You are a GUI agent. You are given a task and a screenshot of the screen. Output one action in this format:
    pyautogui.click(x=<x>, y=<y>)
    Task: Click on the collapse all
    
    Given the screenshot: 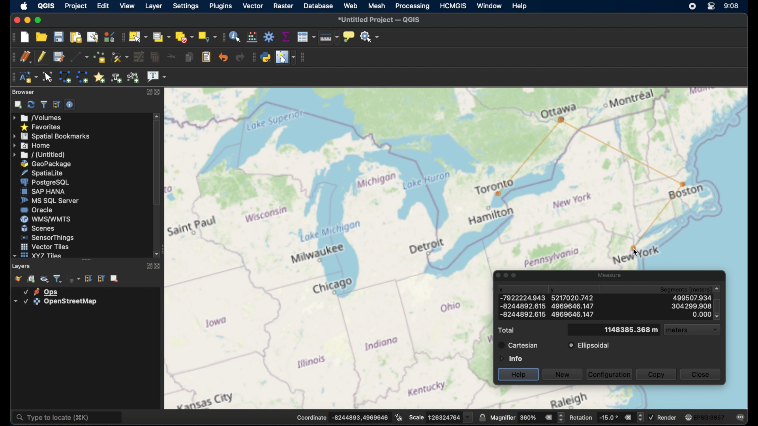 What is the action you would take?
    pyautogui.click(x=101, y=278)
    